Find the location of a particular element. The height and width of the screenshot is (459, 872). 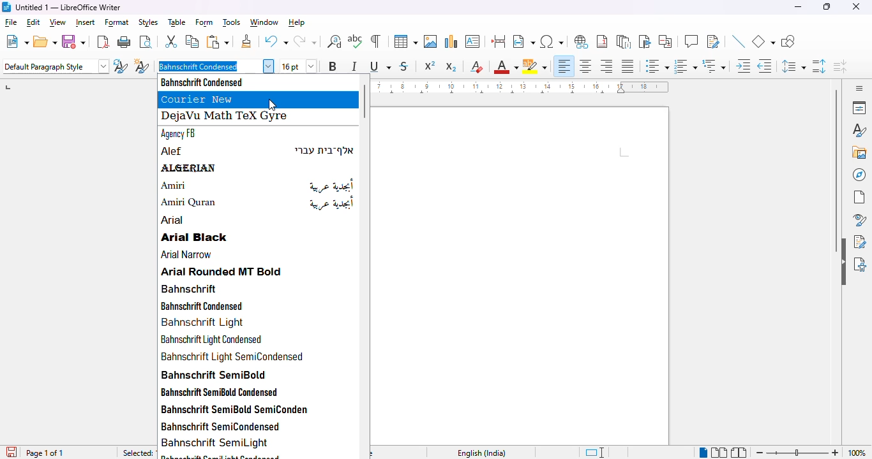

insert table is located at coordinates (406, 41).